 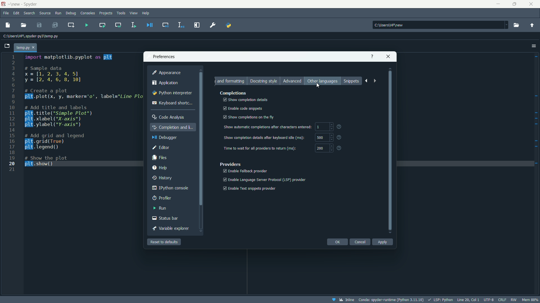 What do you see at coordinates (166, 83) in the screenshot?
I see `application` at bounding box center [166, 83].